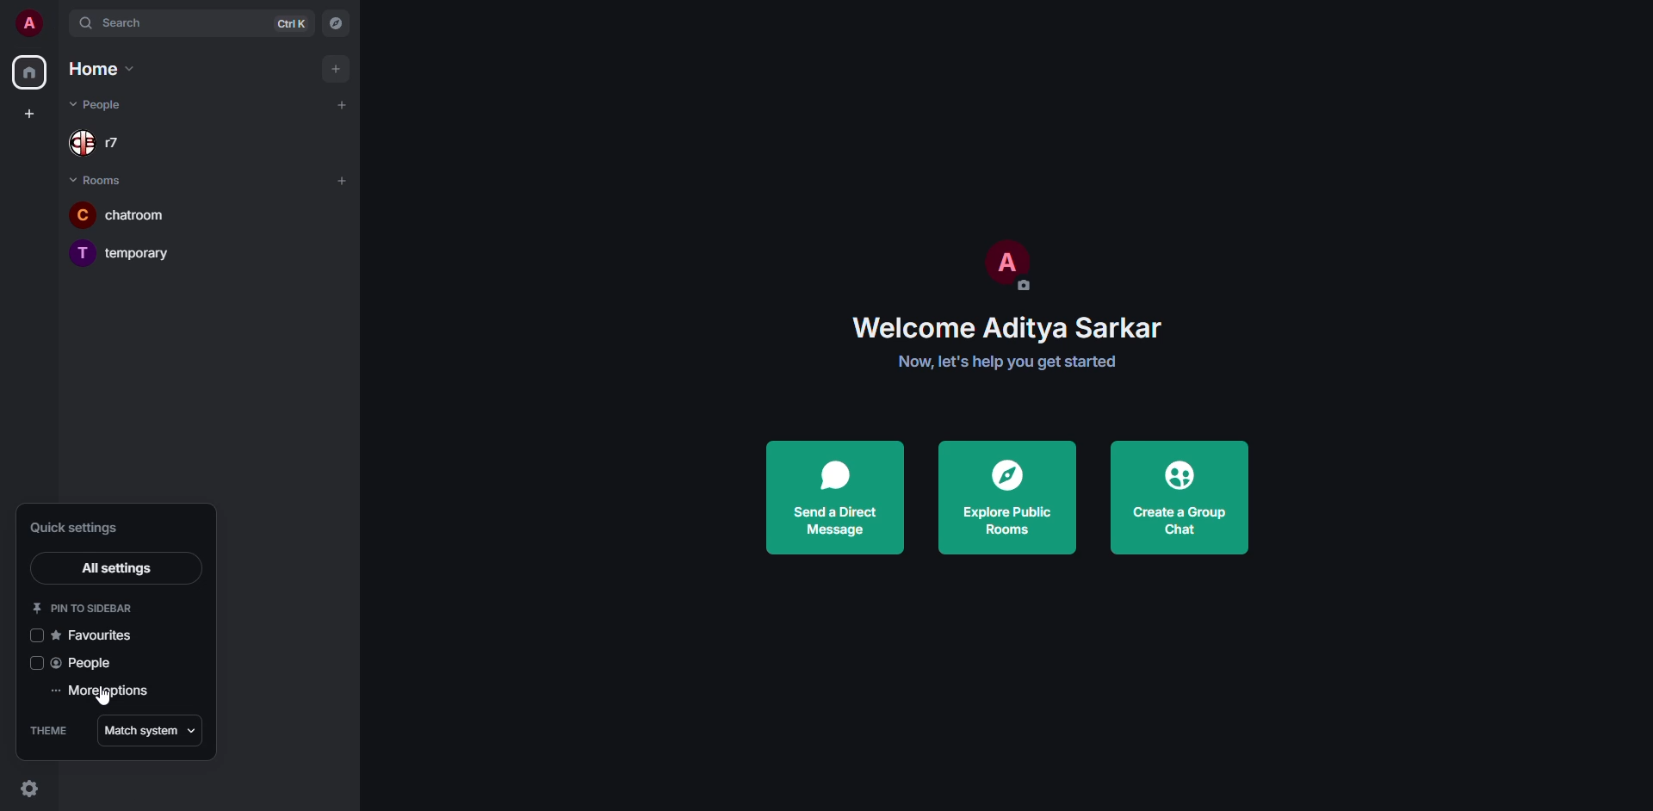  Describe the element at coordinates (1002, 495) in the screenshot. I see `explore public rooms` at that location.